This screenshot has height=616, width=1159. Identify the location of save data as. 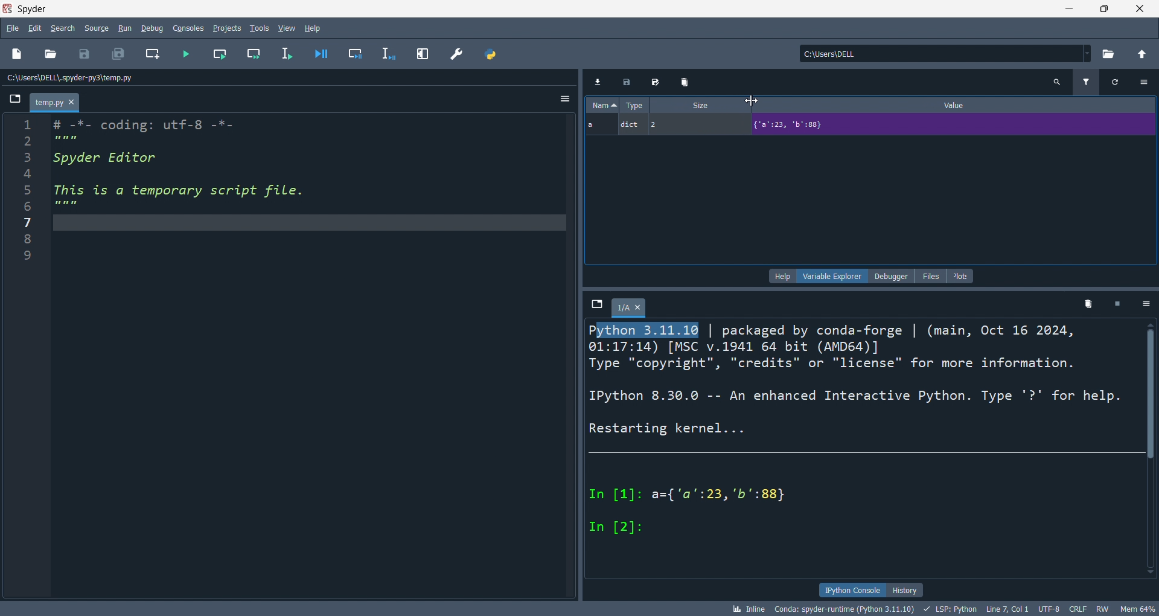
(651, 82).